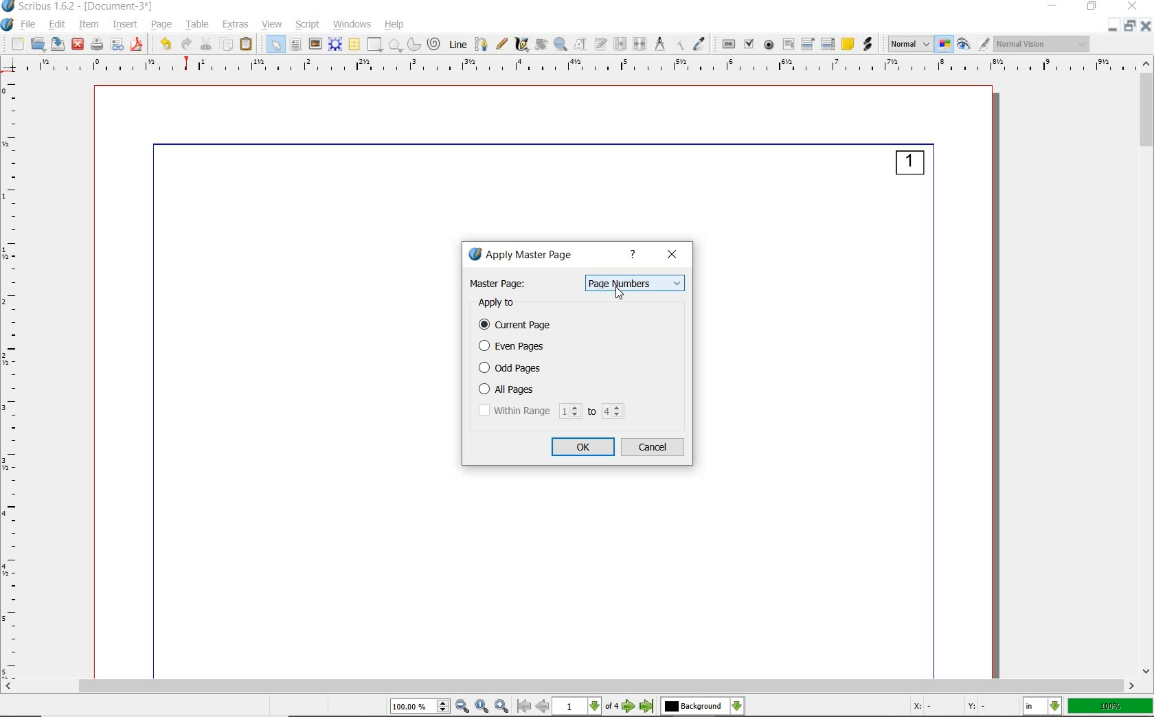  Describe the element at coordinates (659, 45) in the screenshot. I see `measurements` at that location.